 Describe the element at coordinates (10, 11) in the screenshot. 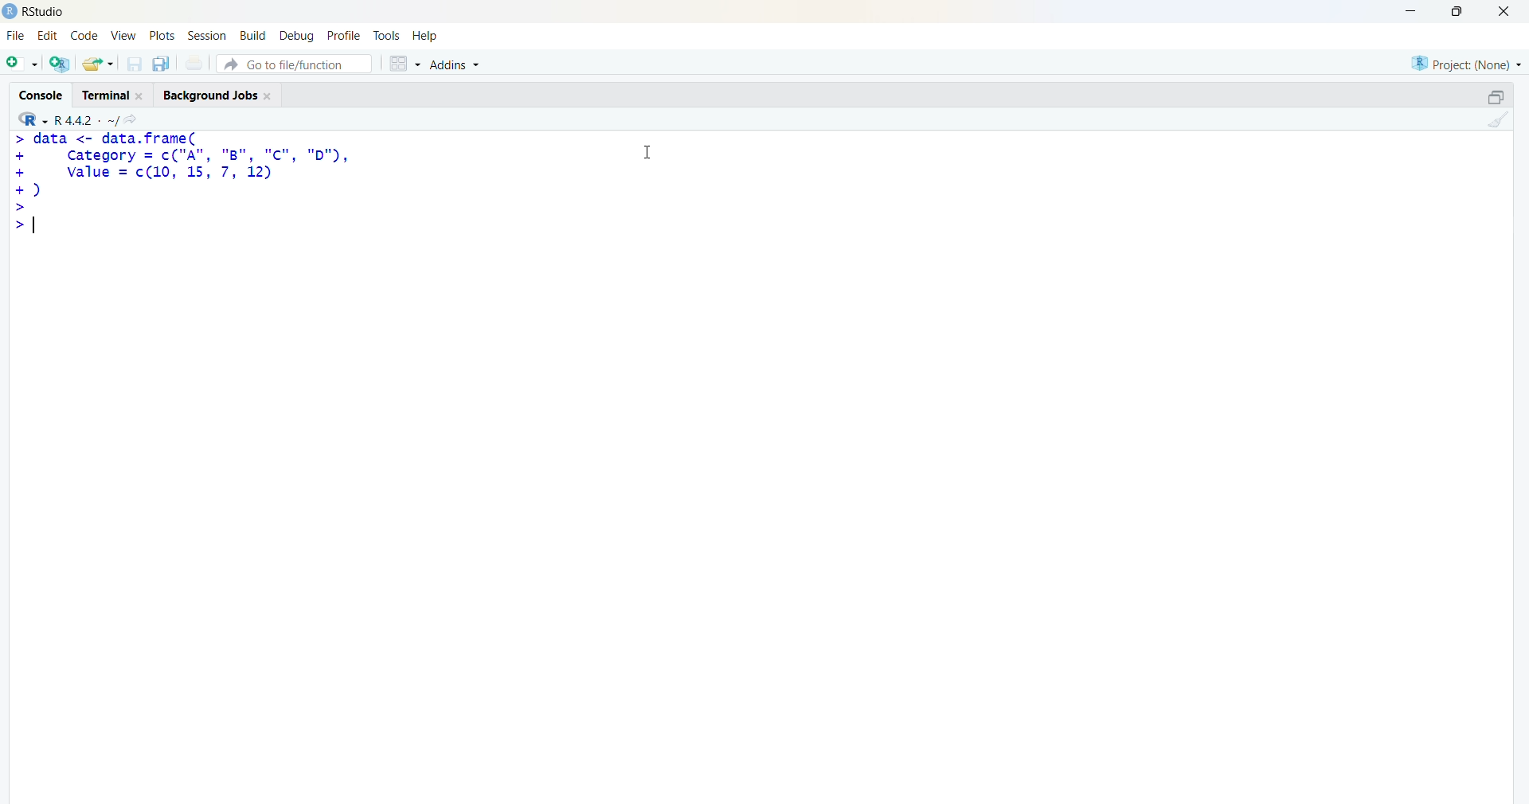

I see `logo` at that location.